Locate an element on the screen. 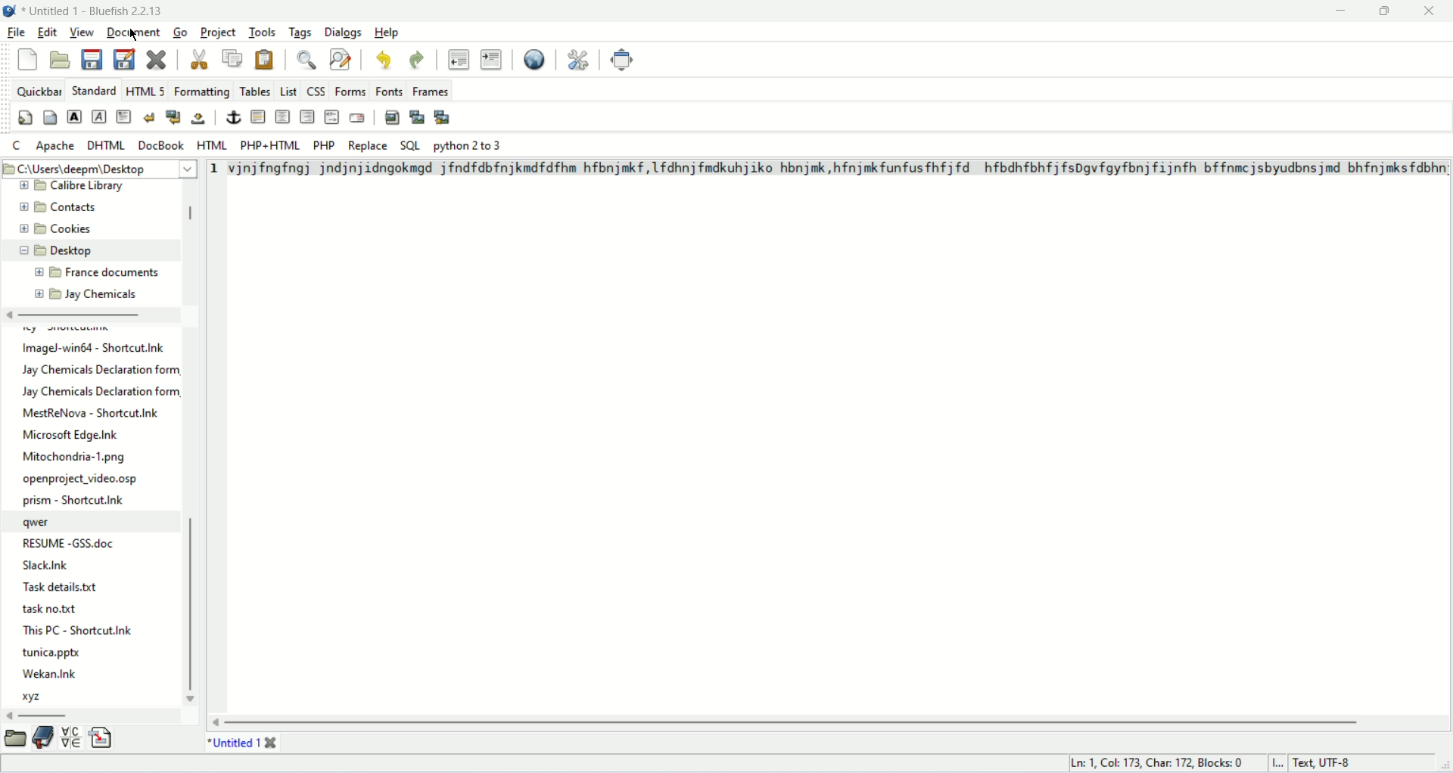 Image resolution: width=1453 pixels, height=773 pixels. horizontal scroll bar is located at coordinates (78, 316).